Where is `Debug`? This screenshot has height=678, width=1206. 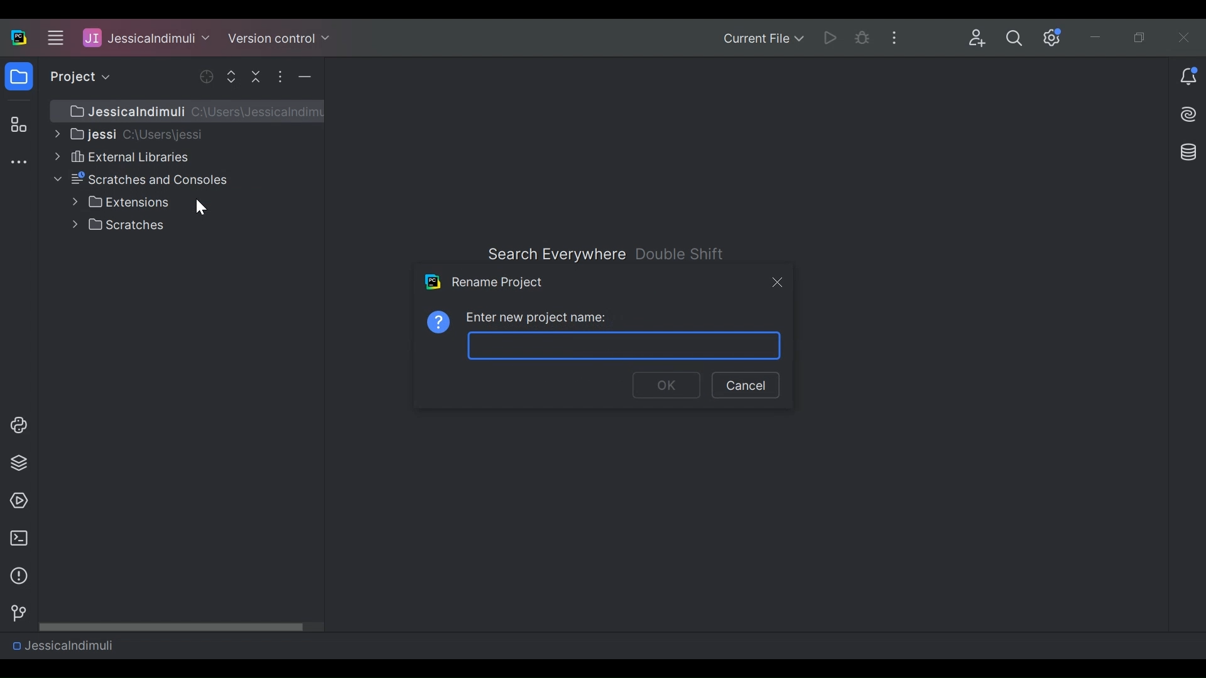
Debug is located at coordinates (863, 38).